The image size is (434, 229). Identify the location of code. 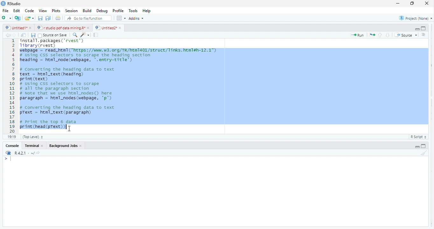
(30, 11).